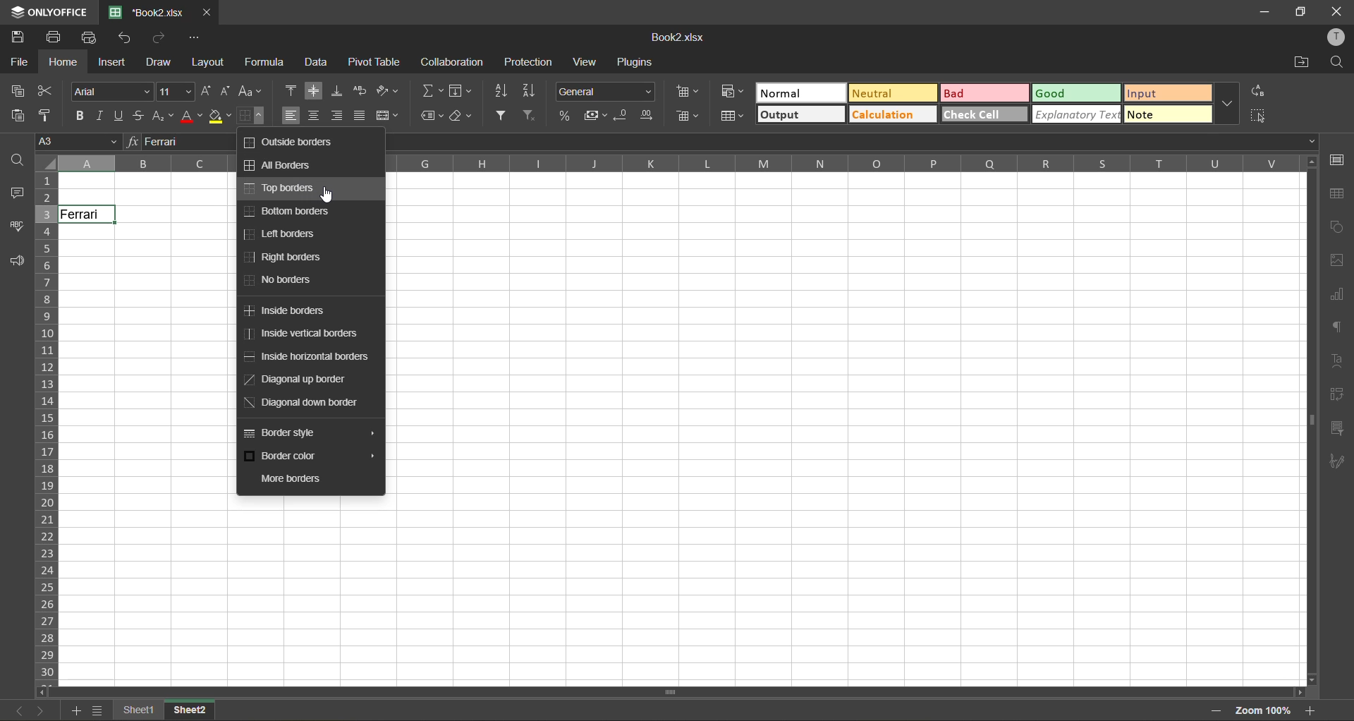 This screenshot has width=1354, height=721. What do you see at coordinates (251, 90) in the screenshot?
I see `change case` at bounding box center [251, 90].